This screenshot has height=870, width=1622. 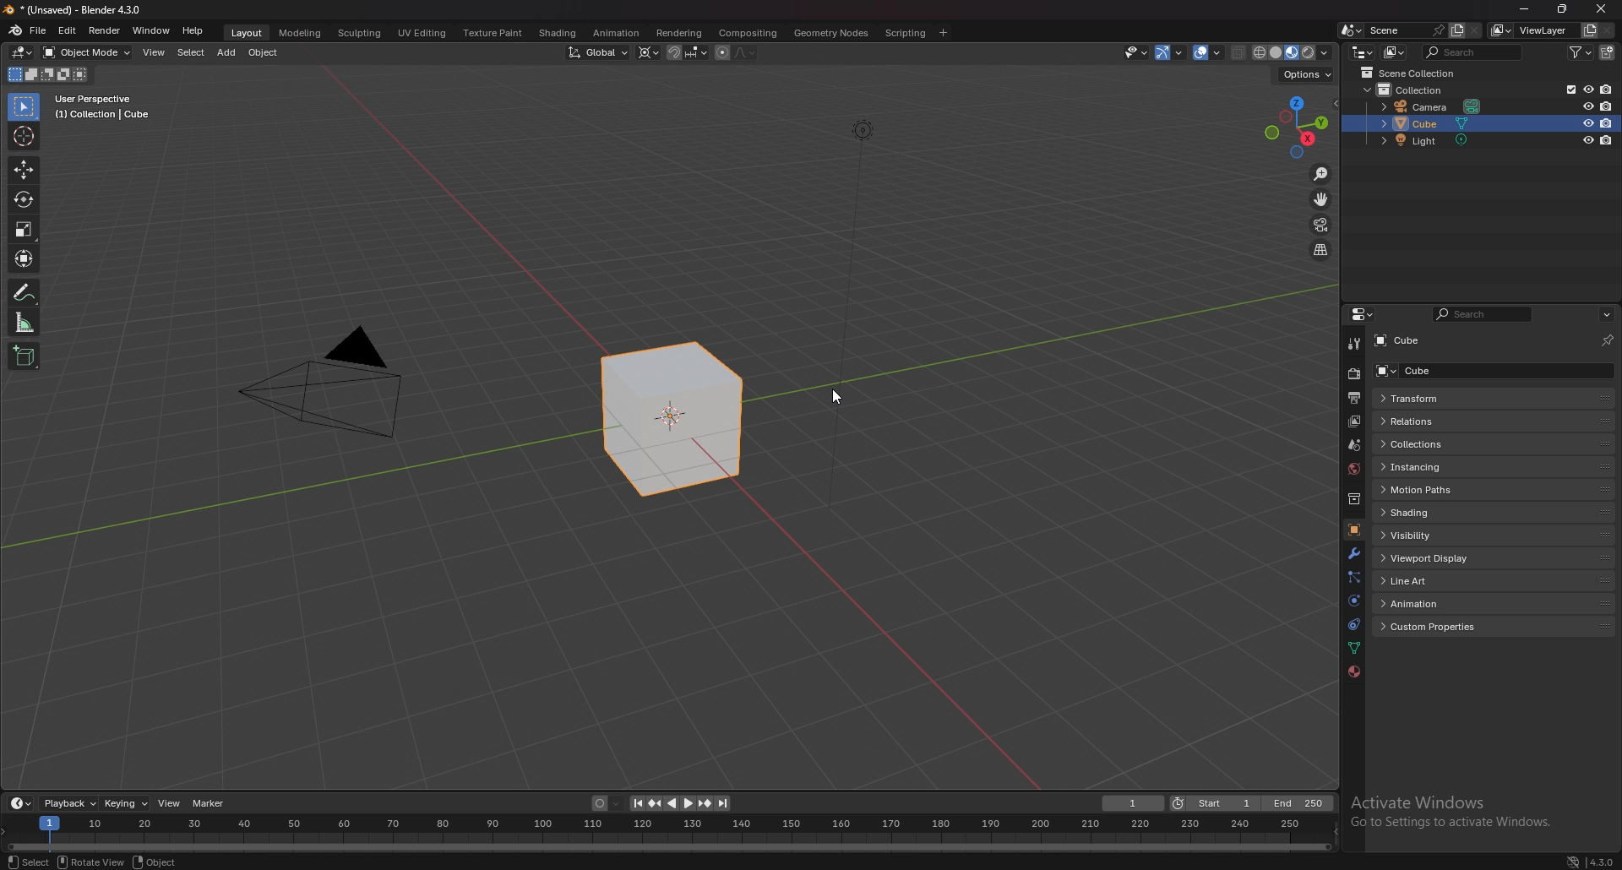 What do you see at coordinates (1587, 89) in the screenshot?
I see `hide in viewport` at bounding box center [1587, 89].